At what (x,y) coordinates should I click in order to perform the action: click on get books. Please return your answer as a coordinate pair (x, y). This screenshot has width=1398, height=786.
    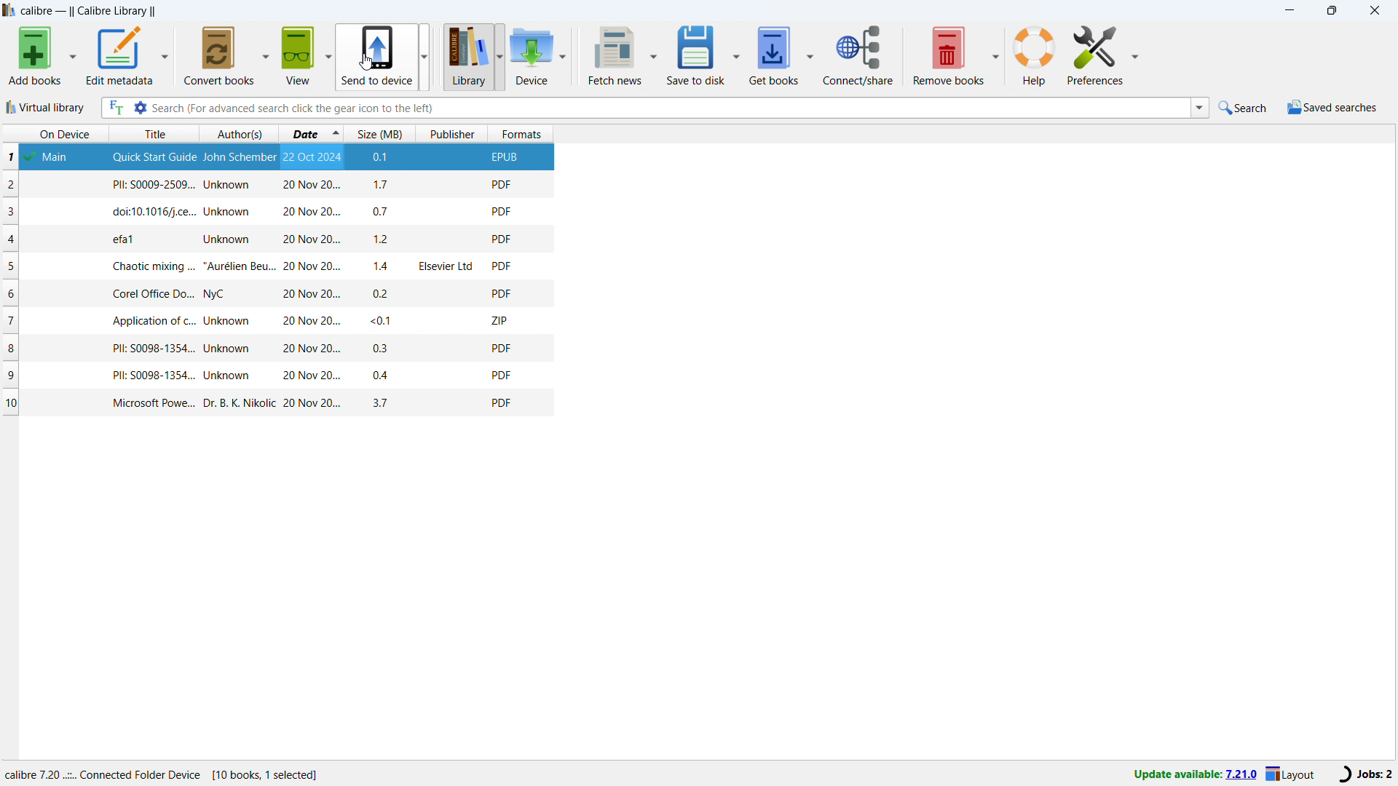
    Looking at the image, I should click on (773, 55).